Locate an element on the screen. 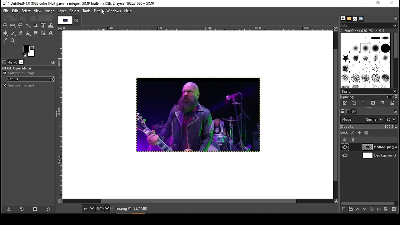 The image size is (400, 225). refresh brushes is located at coordinates (384, 104).